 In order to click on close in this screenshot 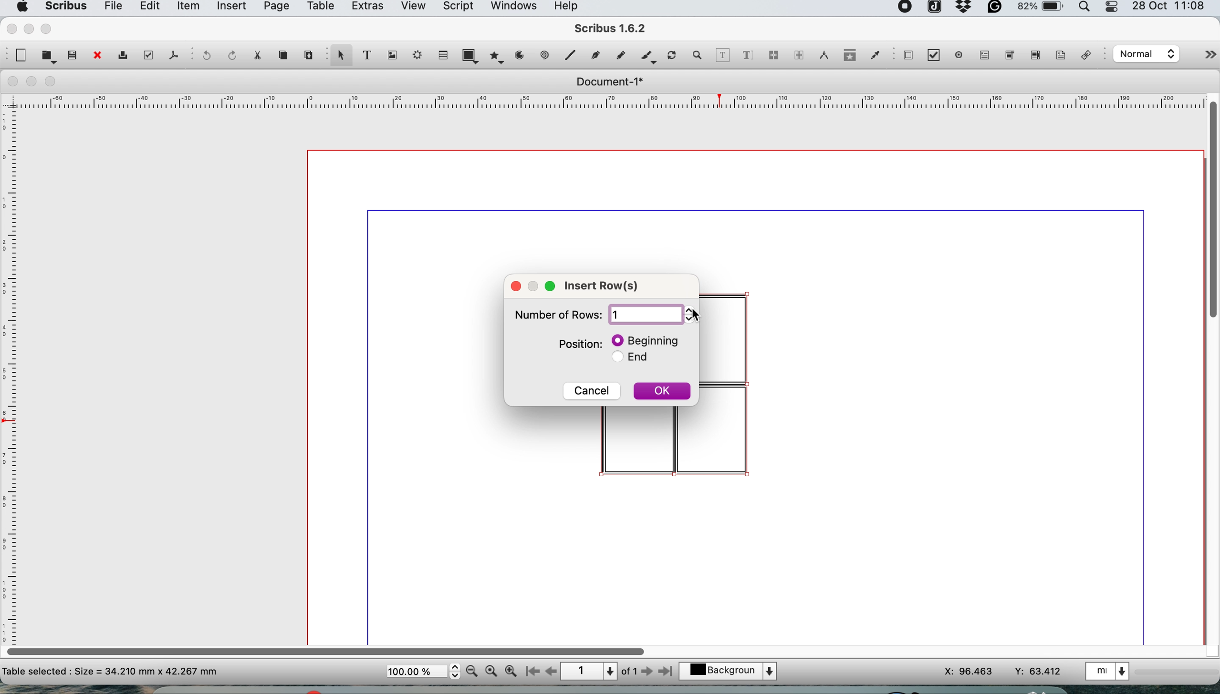, I will do `click(10, 28)`.